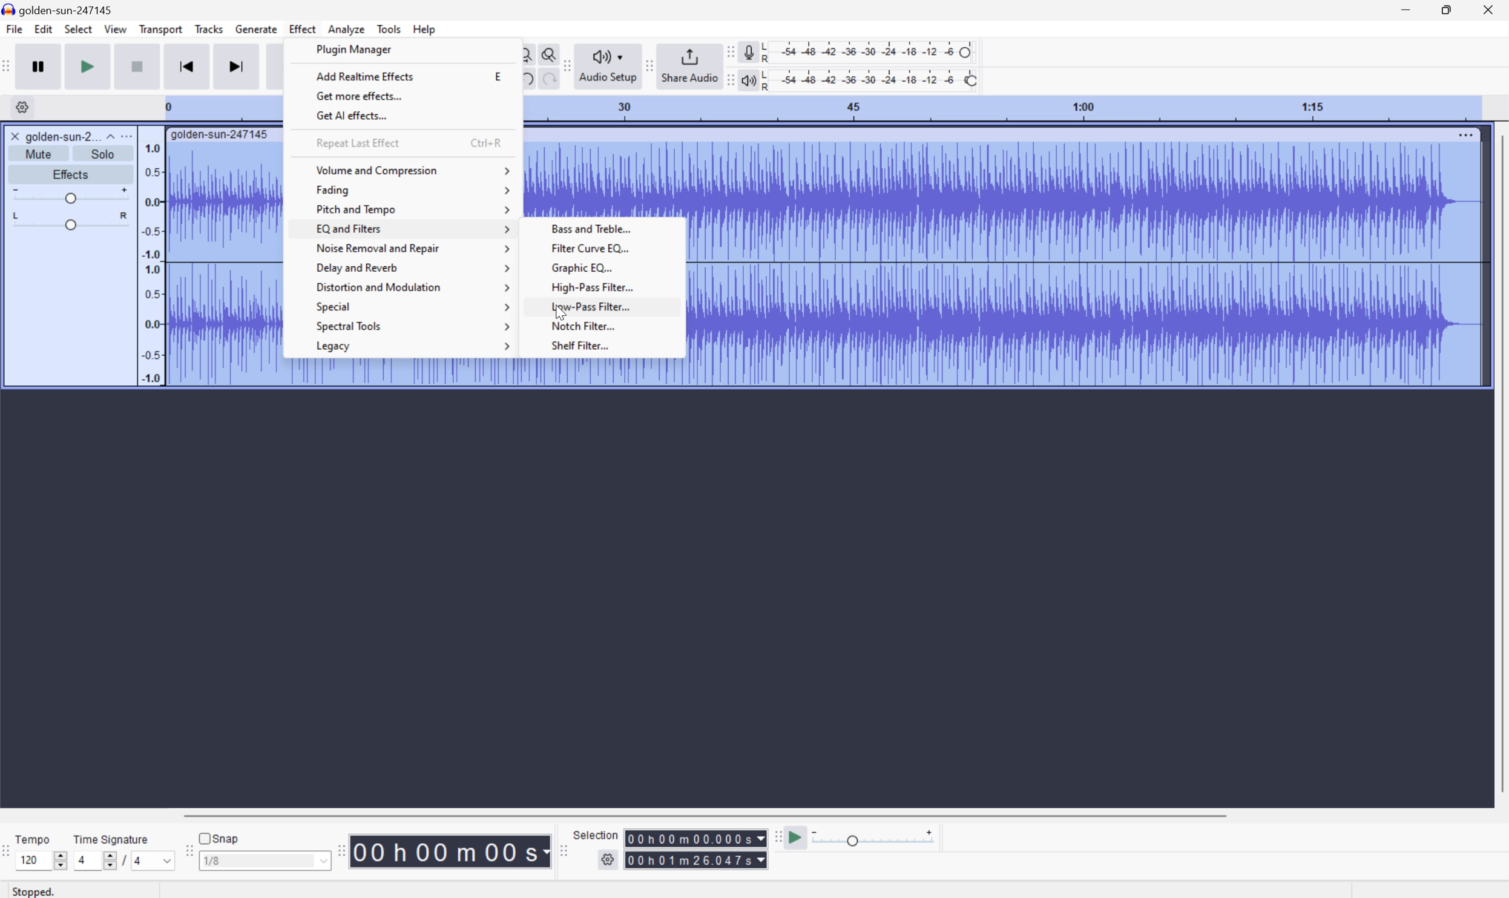 The image size is (1509, 898). I want to click on Close, so click(1488, 9).